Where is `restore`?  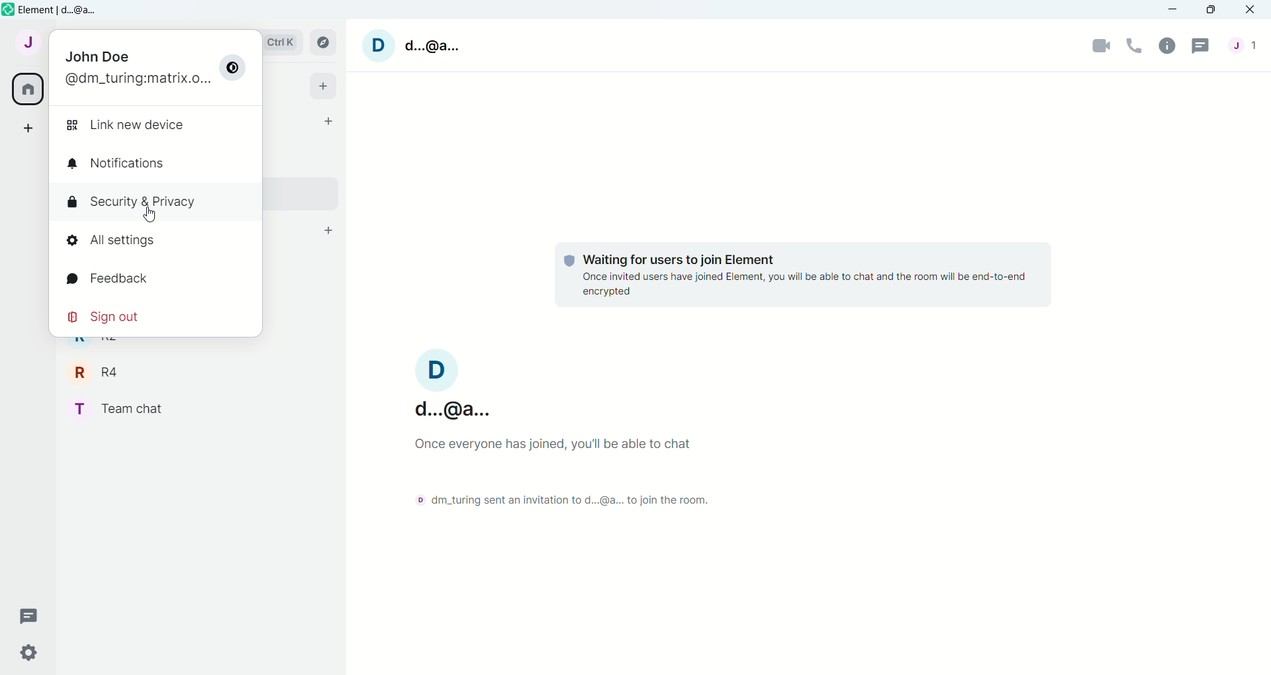 restore is located at coordinates (1211, 11).